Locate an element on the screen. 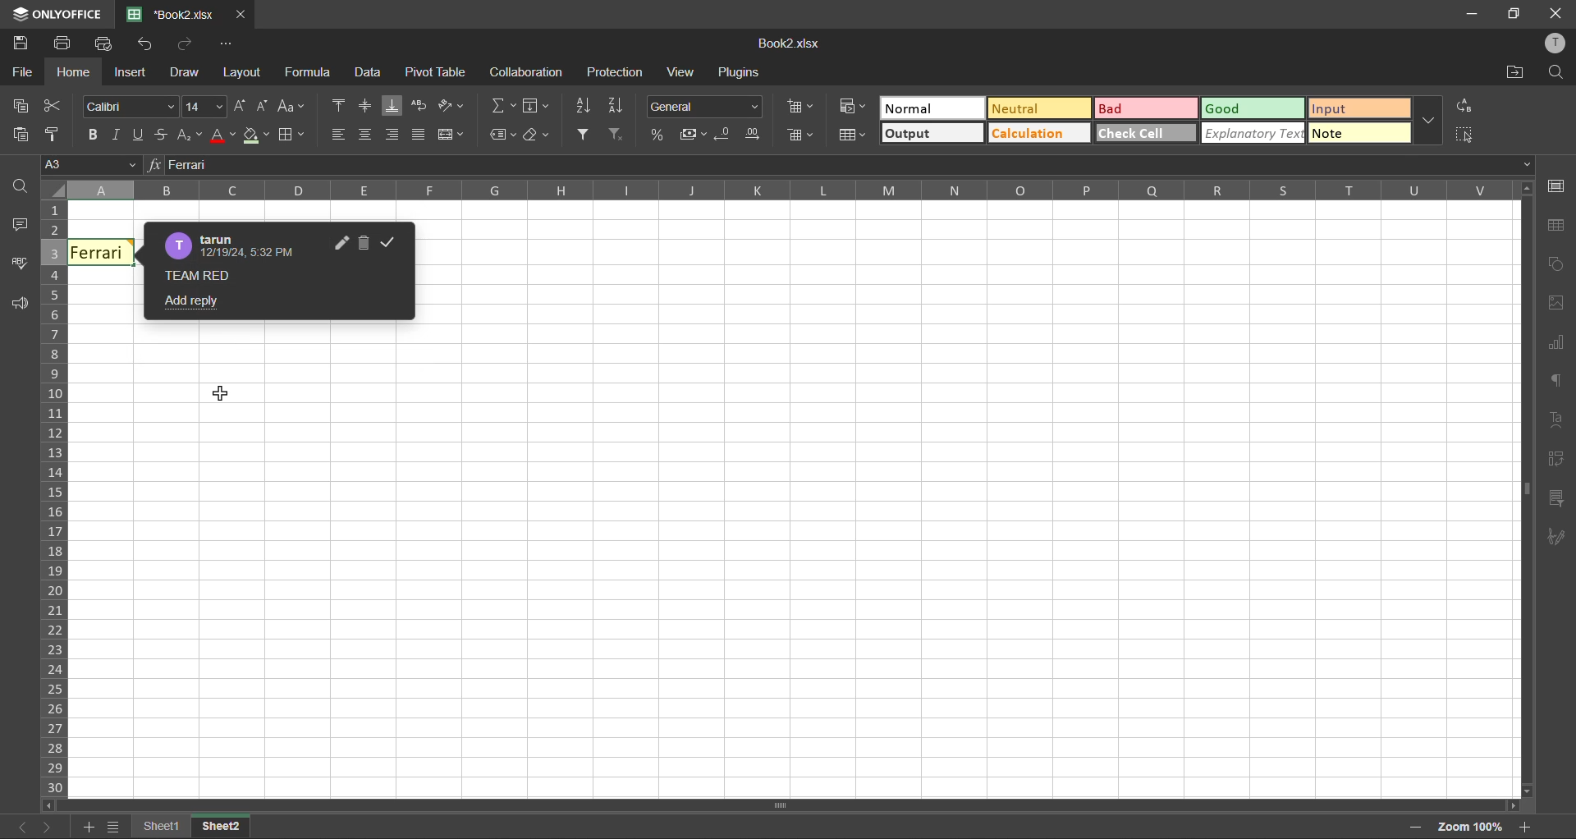  sub/superscript is located at coordinates (190, 136).